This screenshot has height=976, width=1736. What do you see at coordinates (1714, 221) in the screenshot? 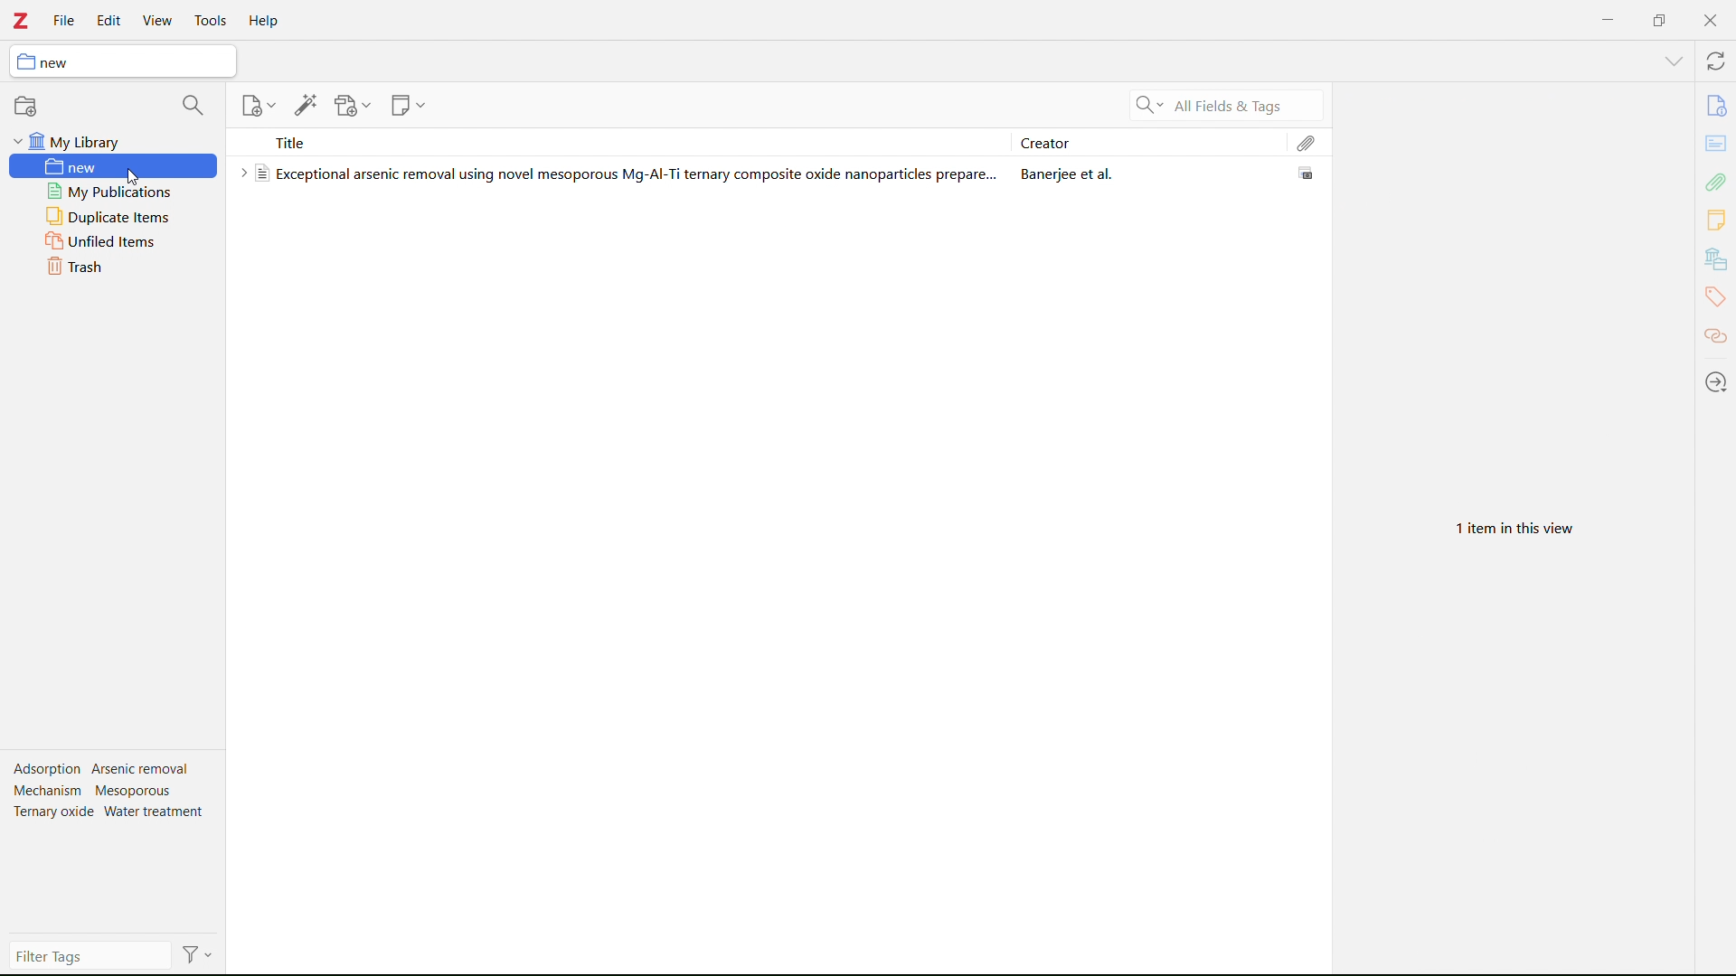
I see `notes` at bounding box center [1714, 221].